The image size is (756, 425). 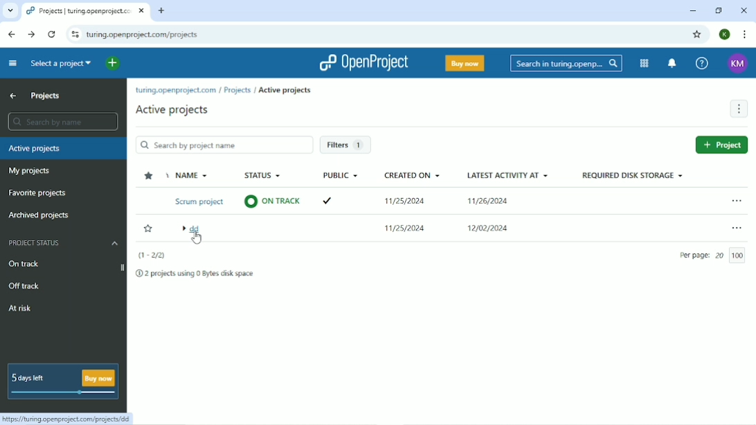 What do you see at coordinates (171, 110) in the screenshot?
I see `Active projects` at bounding box center [171, 110].